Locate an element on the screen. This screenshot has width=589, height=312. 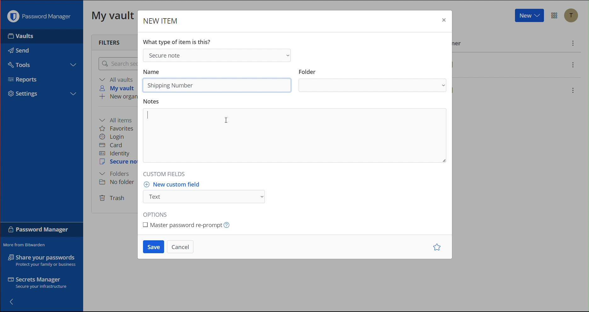
Secrets Manager is located at coordinates (37, 282).